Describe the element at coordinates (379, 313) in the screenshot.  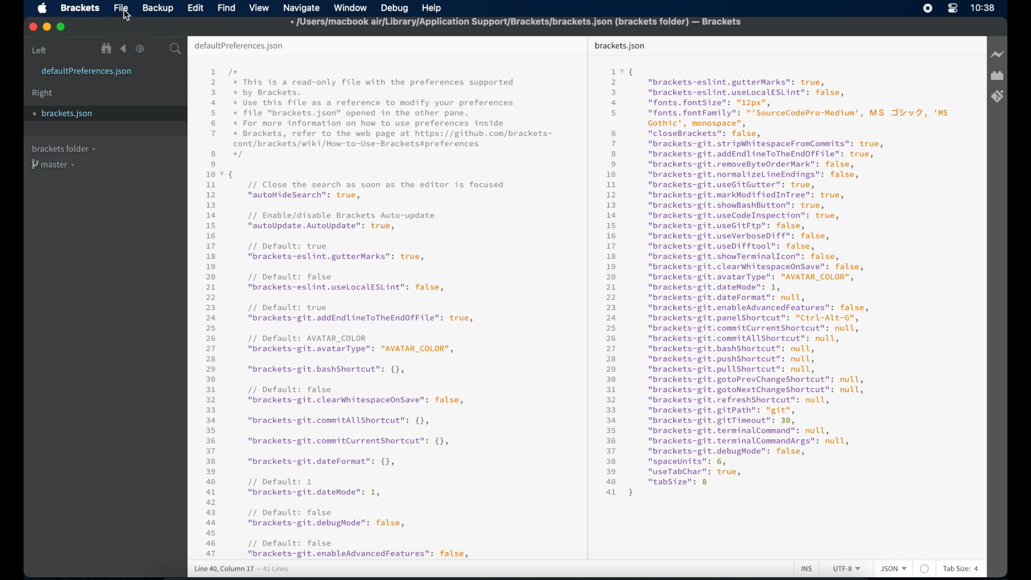
I see `json syntax` at that location.